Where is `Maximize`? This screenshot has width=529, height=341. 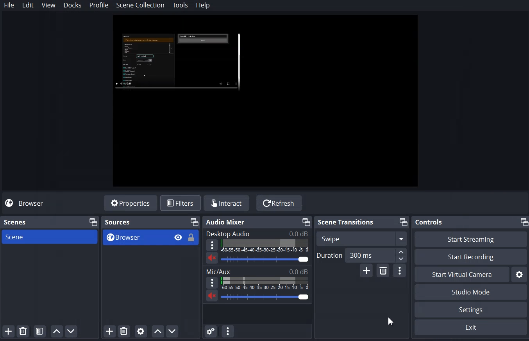 Maximize is located at coordinates (306, 222).